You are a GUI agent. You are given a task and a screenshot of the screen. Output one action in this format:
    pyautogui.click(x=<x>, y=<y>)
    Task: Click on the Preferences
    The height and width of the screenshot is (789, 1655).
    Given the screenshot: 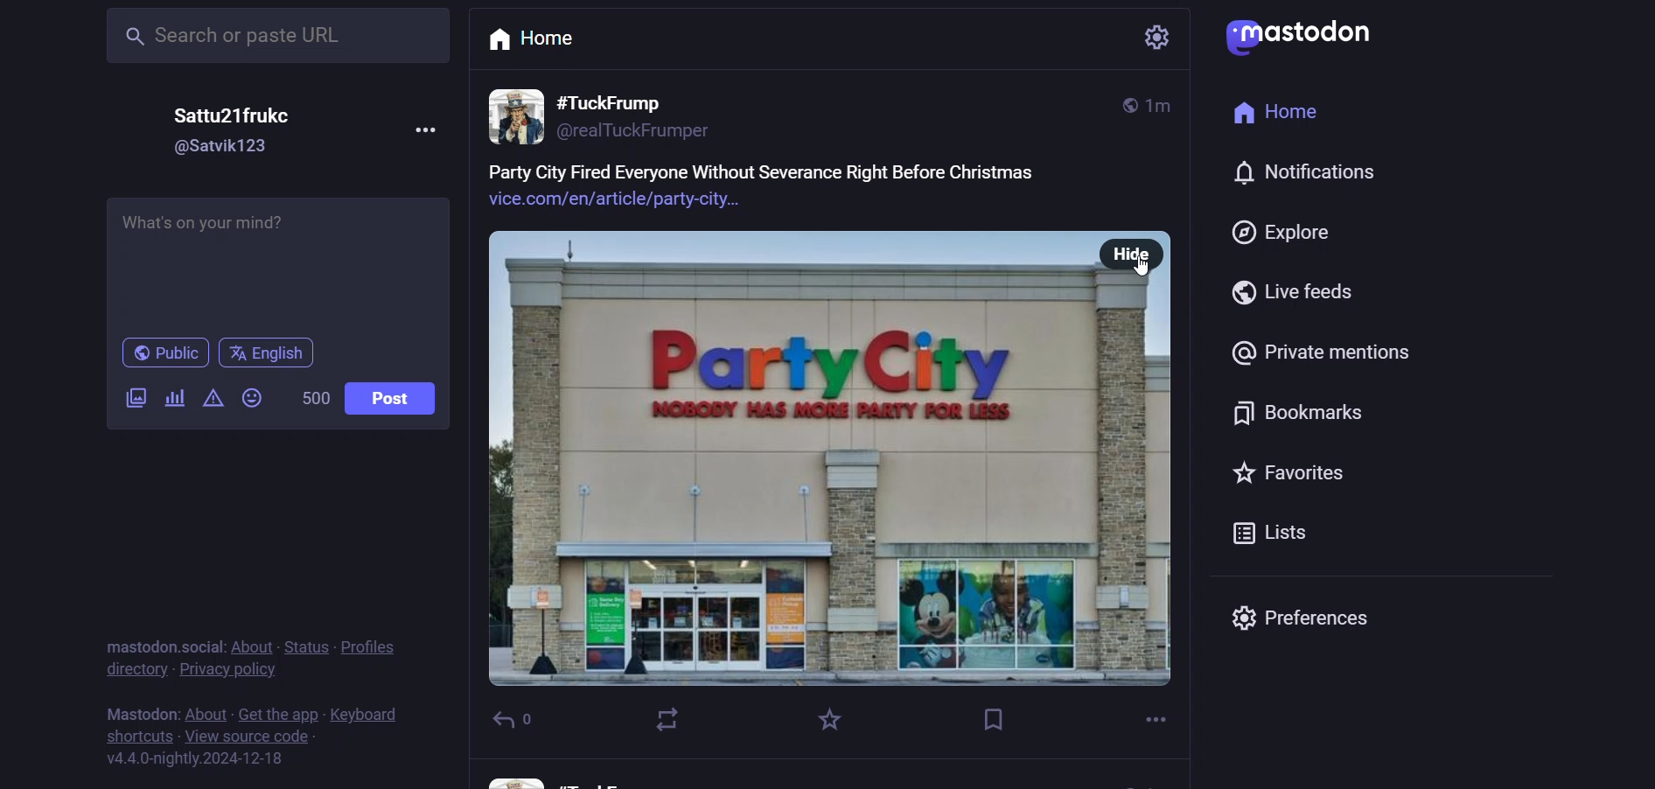 What is the action you would take?
    pyautogui.click(x=1302, y=624)
    